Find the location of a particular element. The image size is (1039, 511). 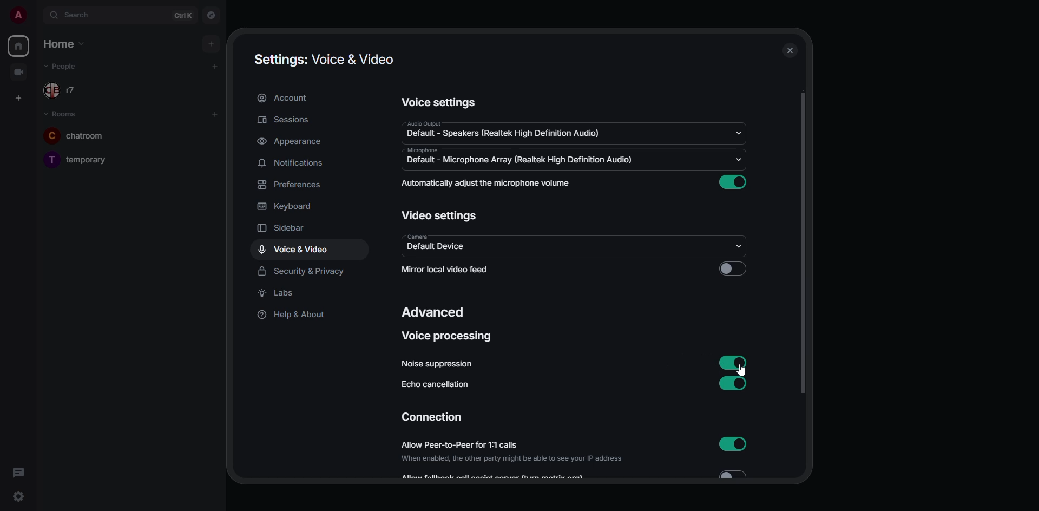

close is located at coordinates (791, 51).